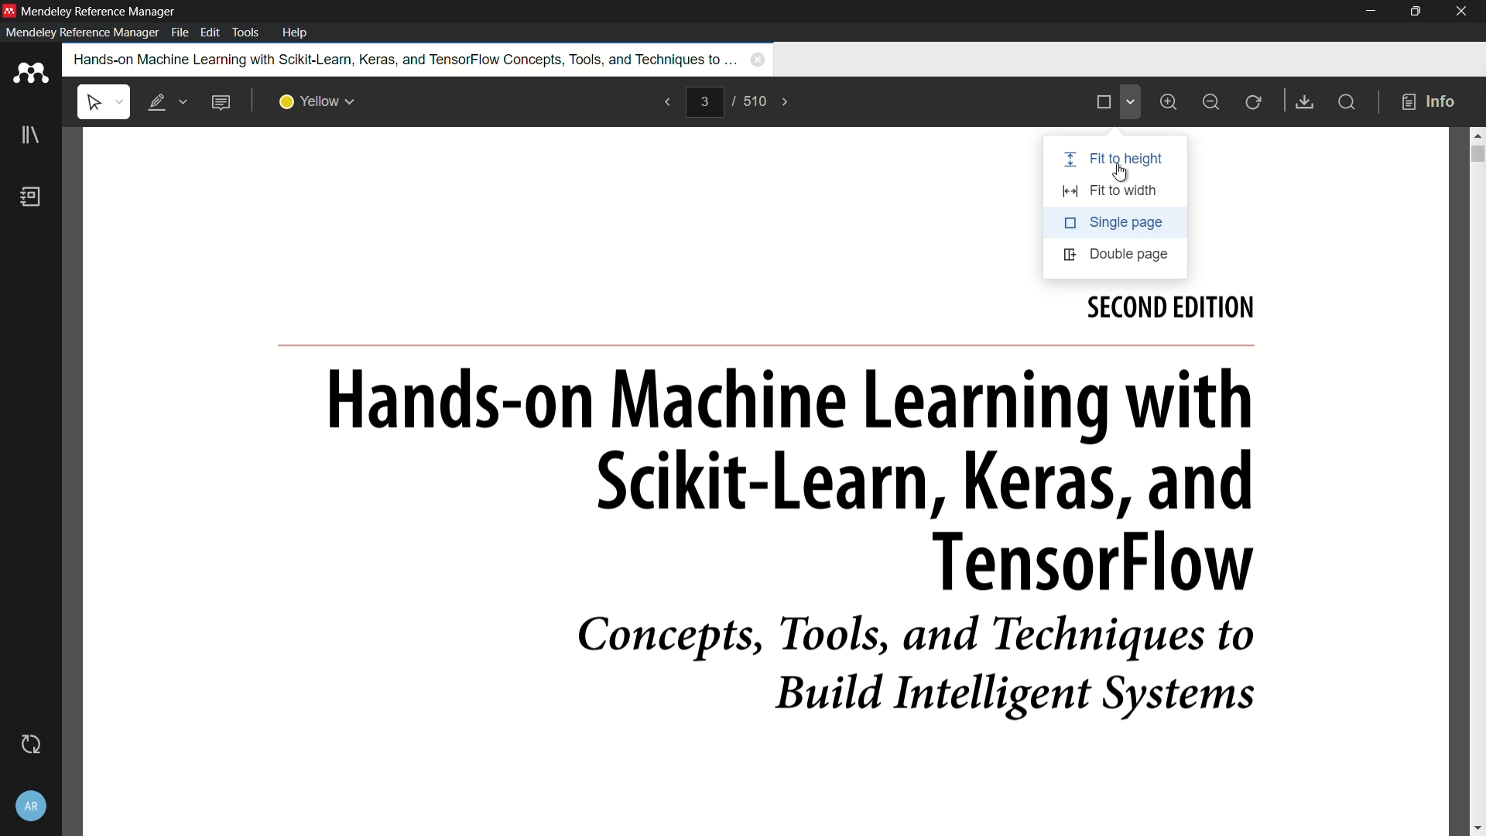  I want to click on zoom out, so click(1210, 103).